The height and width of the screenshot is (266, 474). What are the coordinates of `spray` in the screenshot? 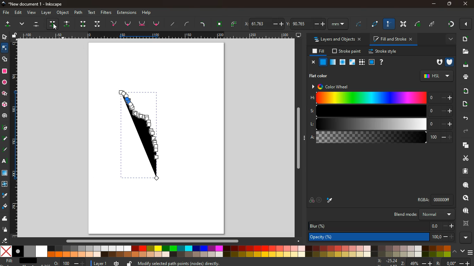 It's located at (6, 230).